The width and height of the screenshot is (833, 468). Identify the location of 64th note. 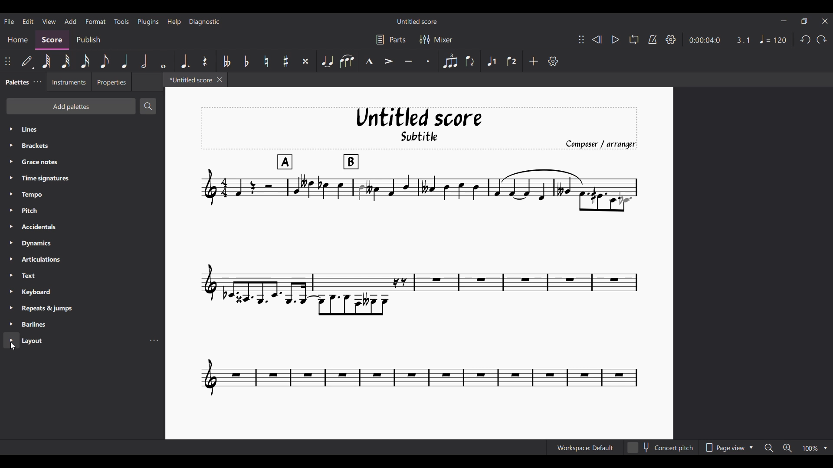
(46, 61).